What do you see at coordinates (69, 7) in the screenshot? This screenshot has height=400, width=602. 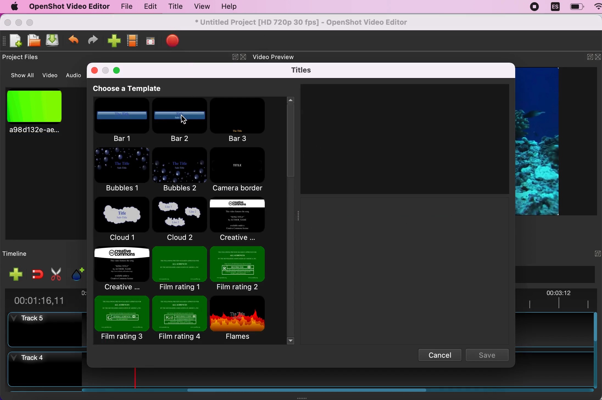 I see `openshot video editor` at bounding box center [69, 7].